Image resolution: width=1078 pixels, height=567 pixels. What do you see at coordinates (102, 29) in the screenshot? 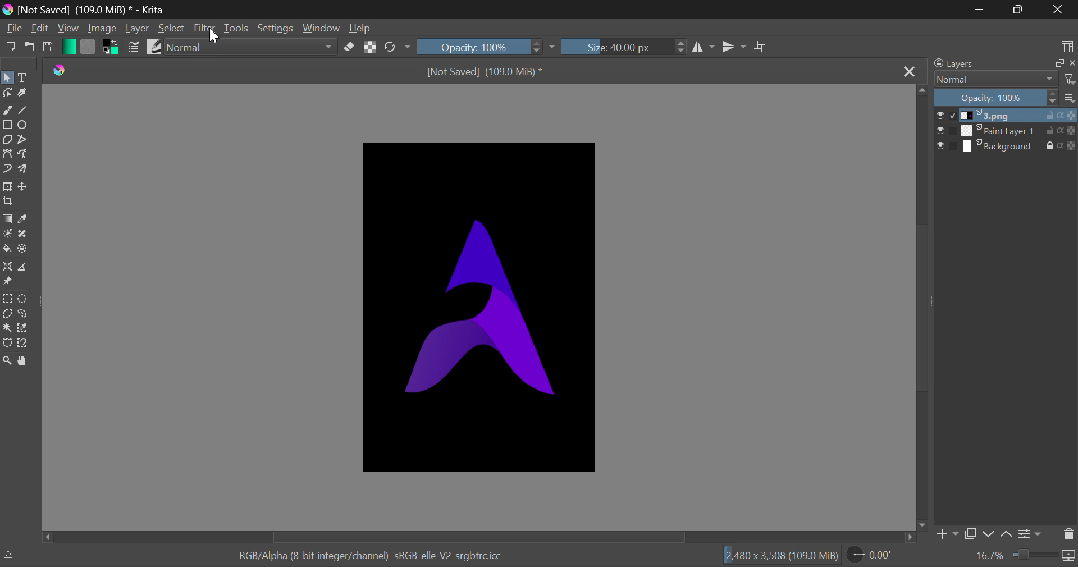
I see `Image` at bounding box center [102, 29].